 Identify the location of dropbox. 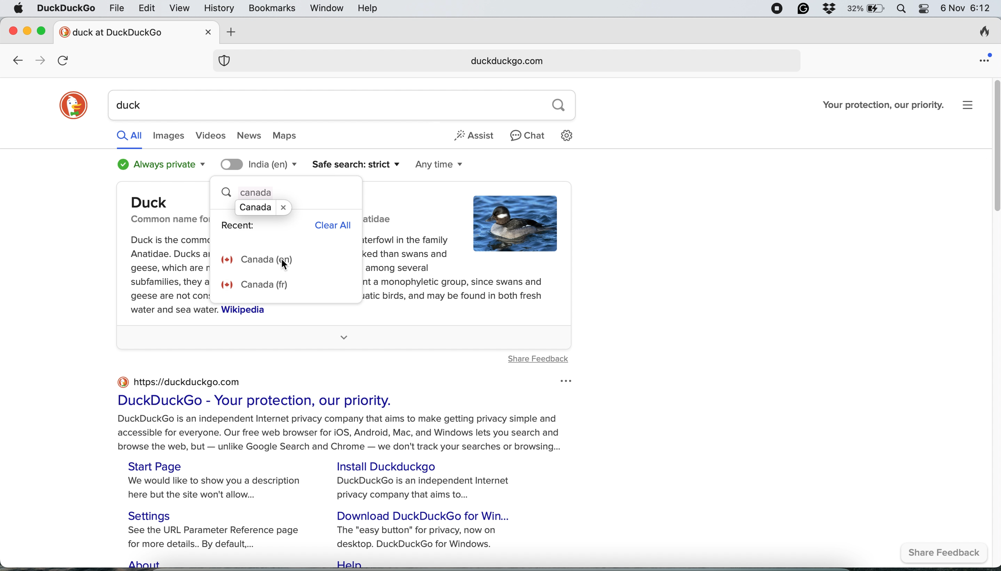
(829, 9).